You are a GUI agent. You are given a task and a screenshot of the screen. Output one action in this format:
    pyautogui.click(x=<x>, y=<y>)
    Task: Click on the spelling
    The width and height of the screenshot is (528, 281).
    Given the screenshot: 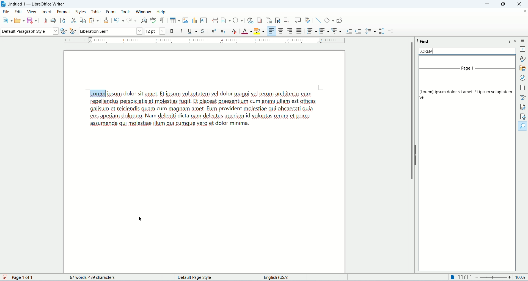 What is the action you would take?
    pyautogui.click(x=153, y=21)
    